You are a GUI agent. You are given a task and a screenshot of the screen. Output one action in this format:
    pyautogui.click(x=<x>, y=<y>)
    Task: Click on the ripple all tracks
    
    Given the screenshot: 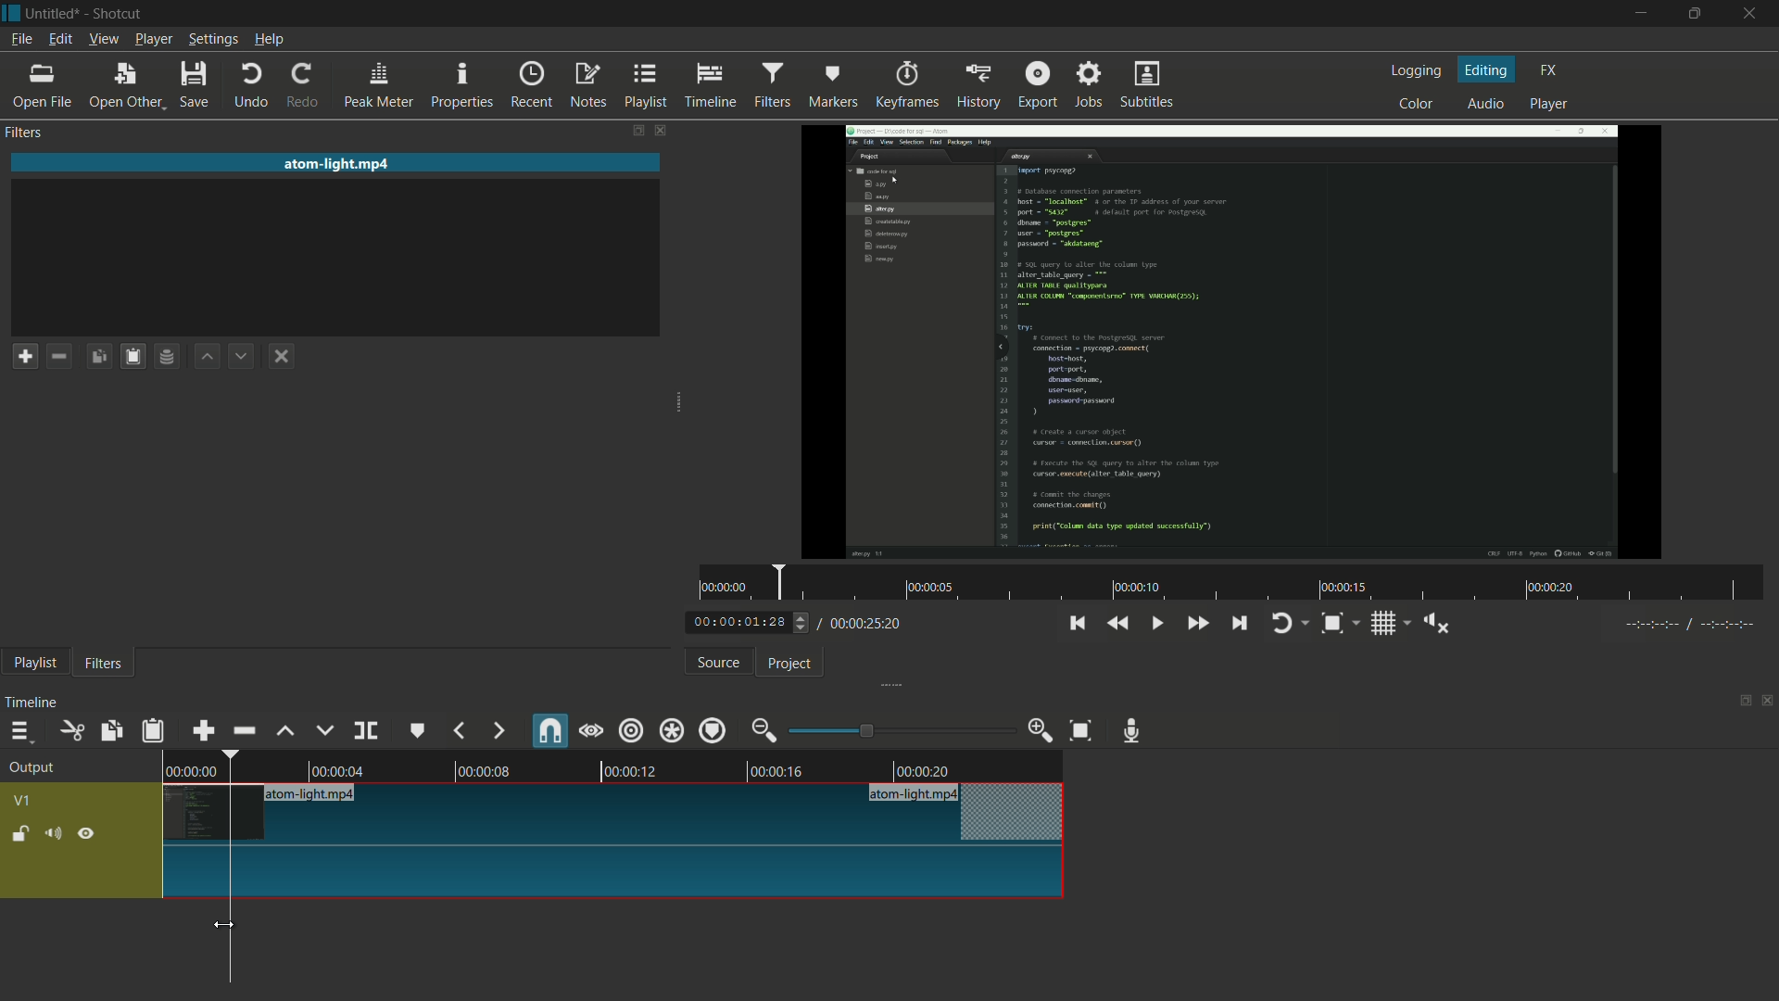 What is the action you would take?
    pyautogui.click(x=671, y=729)
    